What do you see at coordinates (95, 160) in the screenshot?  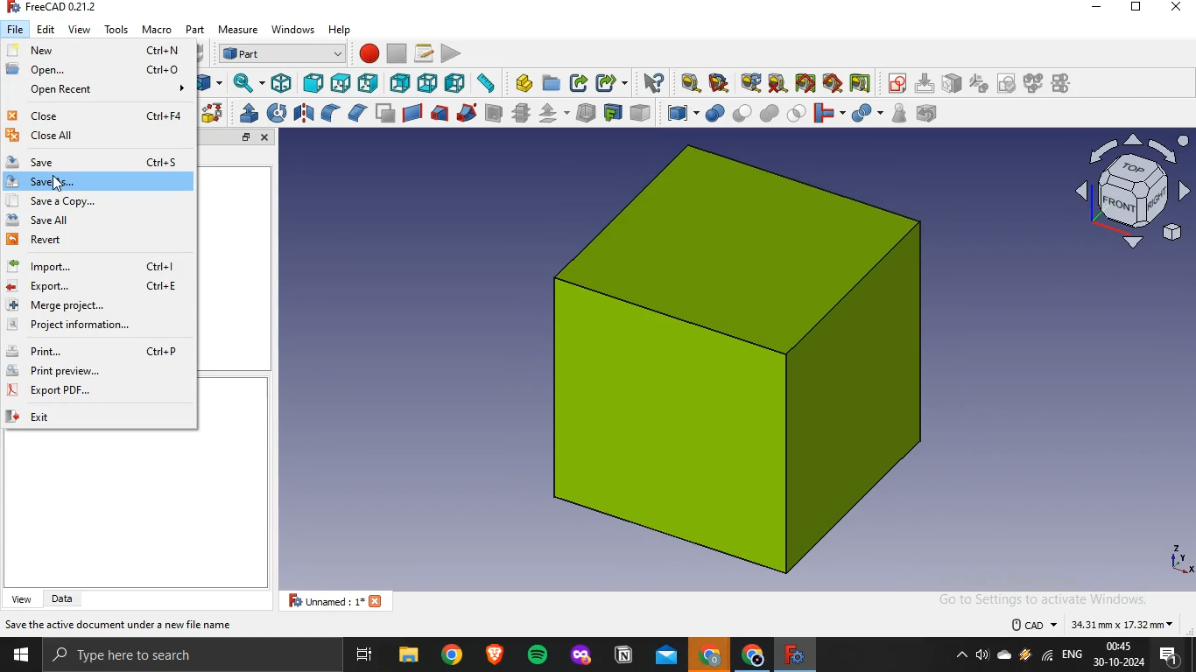 I see `ave` at bounding box center [95, 160].